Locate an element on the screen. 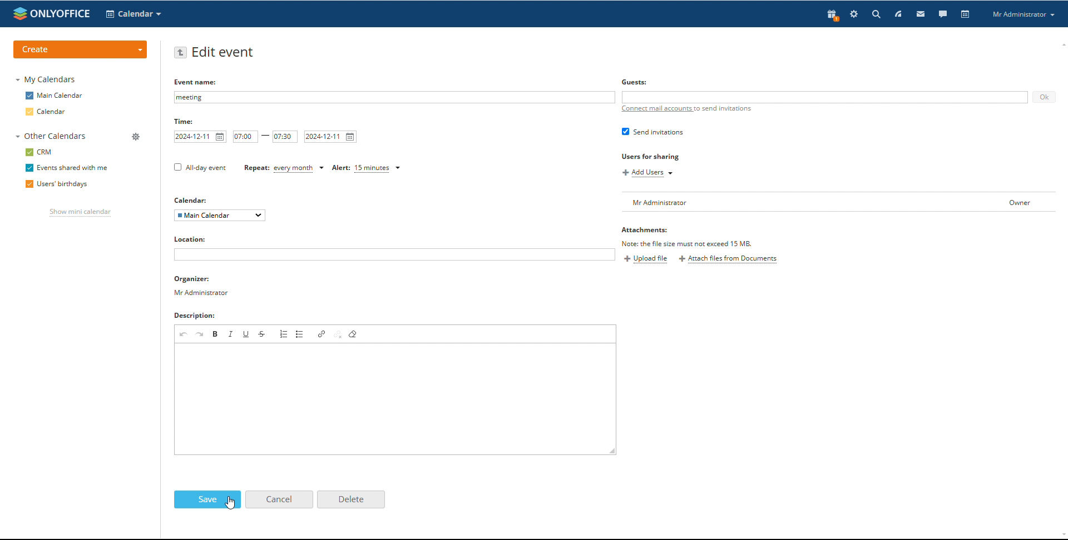  calendar is located at coordinates (966, 14).